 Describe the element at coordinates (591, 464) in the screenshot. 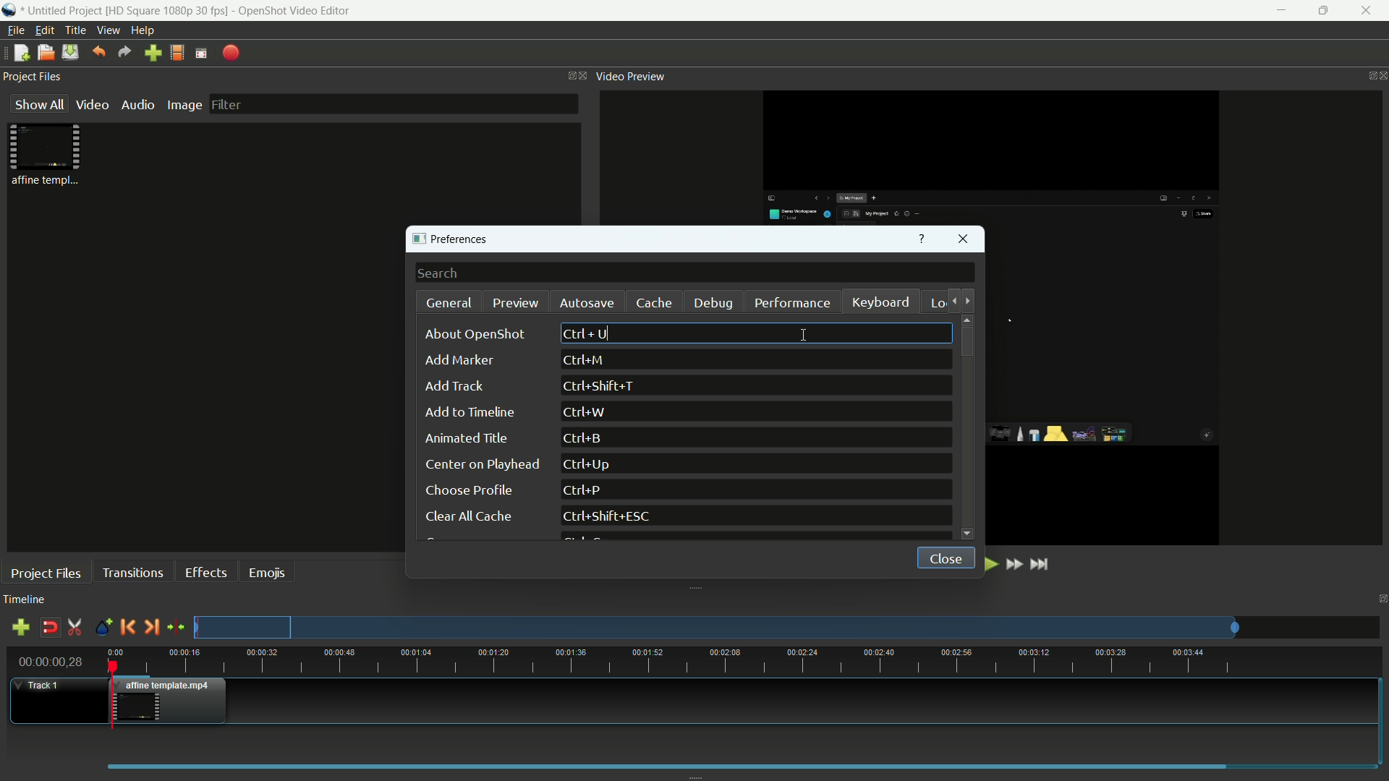

I see `keyboard shortcut` at that location.